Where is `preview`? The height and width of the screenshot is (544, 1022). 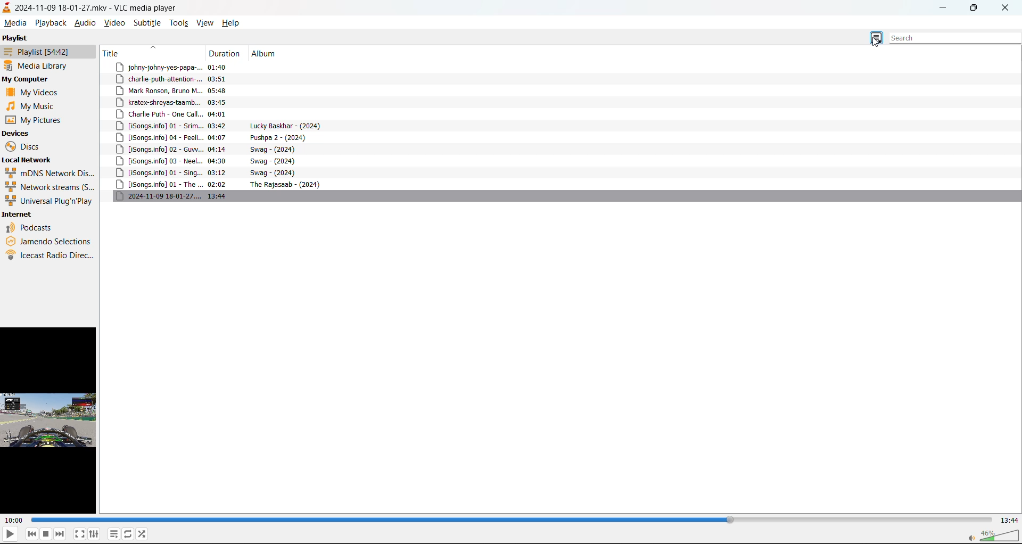
preview is located at coordinates (50, 421).